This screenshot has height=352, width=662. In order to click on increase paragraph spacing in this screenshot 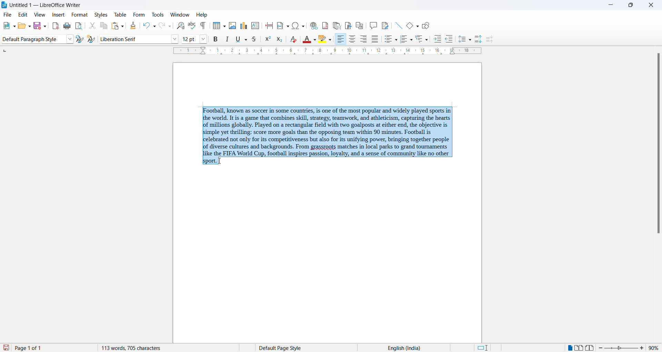, I will do `click(479, 39)`.